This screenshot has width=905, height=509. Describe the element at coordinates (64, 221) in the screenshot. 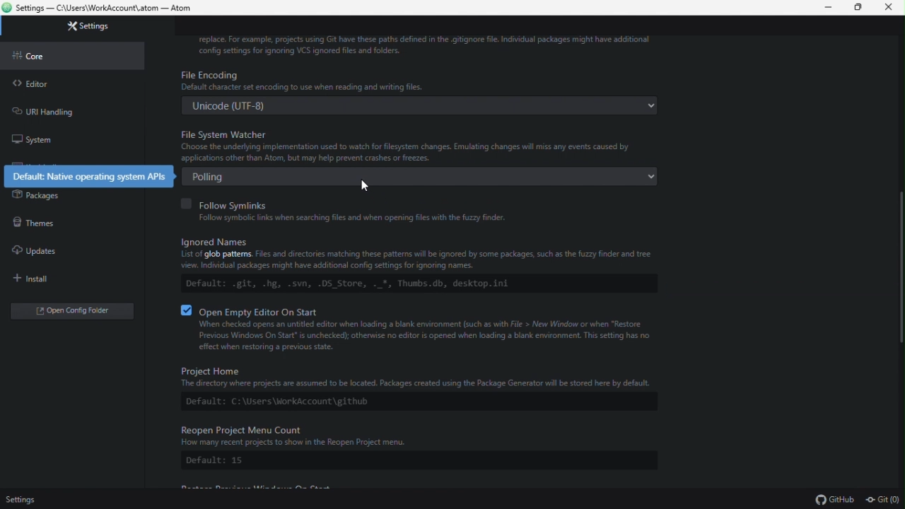

I see `Themes` at that location.